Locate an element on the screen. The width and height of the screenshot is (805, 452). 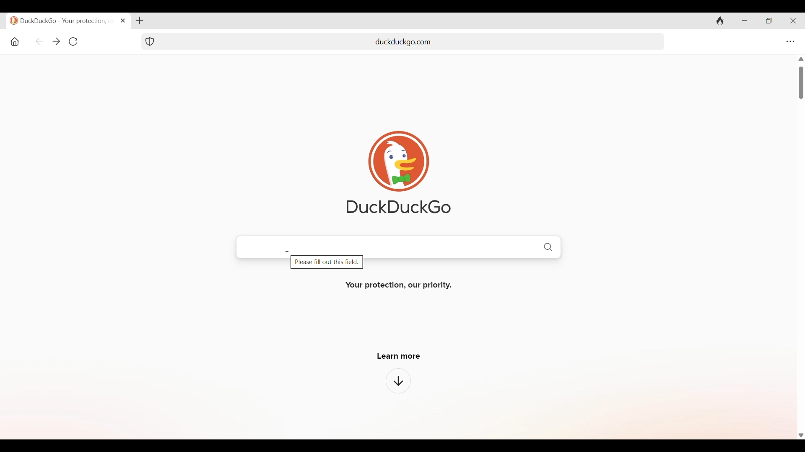
Home is located at coordinates (15, 41).